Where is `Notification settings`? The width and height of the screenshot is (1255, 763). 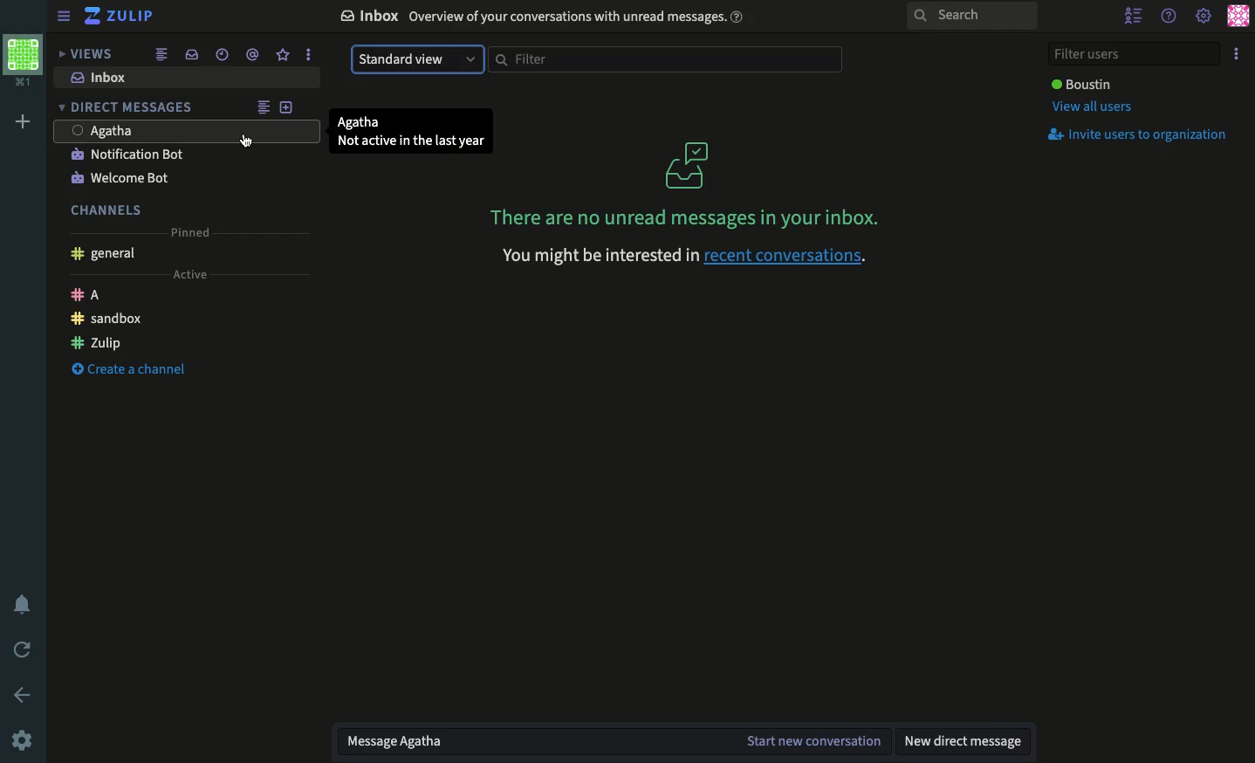 Notification settings is located at coordinates (19, 603).